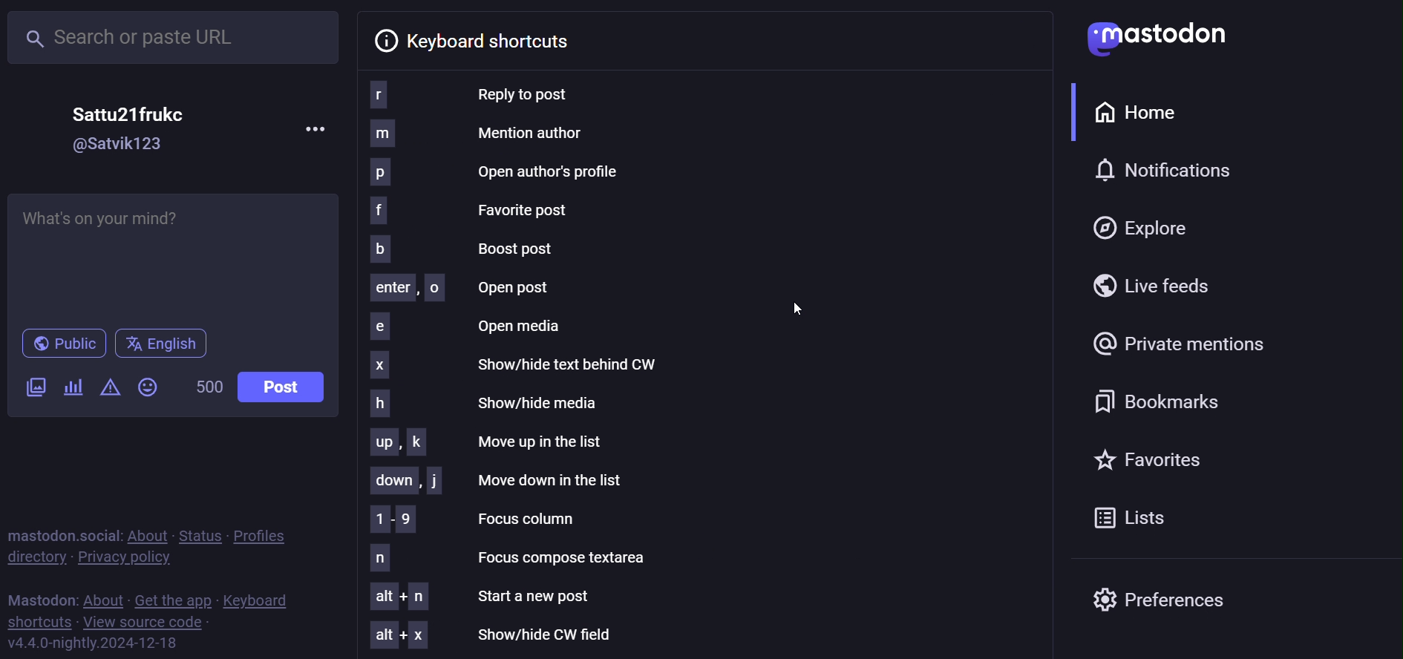 This screenshot has width=1403, height=659. What do you see at coordinates (1162, 602) in the screenshot?
I see `preferences` at bounding box center [1162, 602].